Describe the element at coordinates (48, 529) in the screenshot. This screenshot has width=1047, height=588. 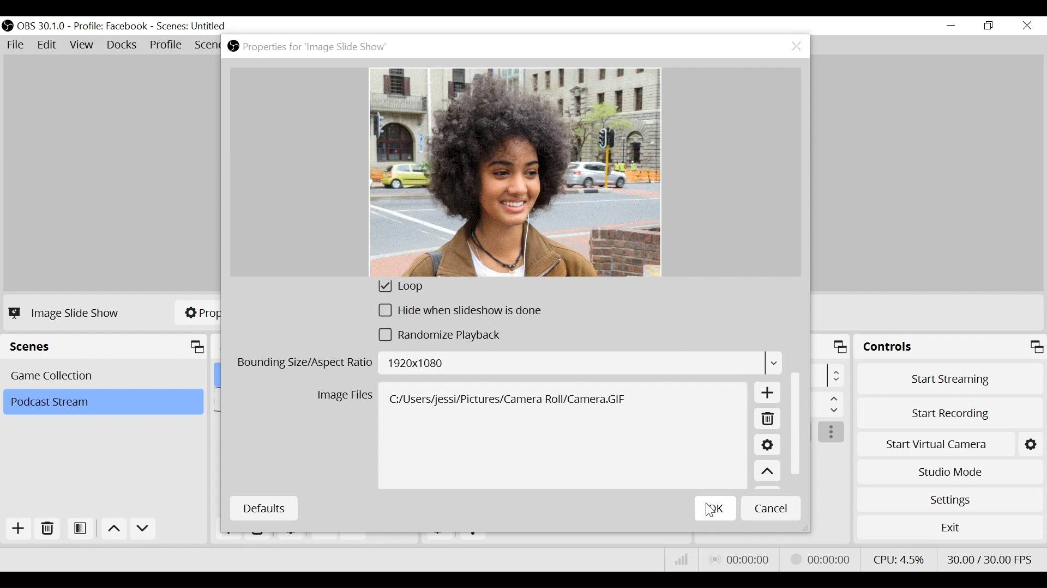
I see `Remove` at that location.